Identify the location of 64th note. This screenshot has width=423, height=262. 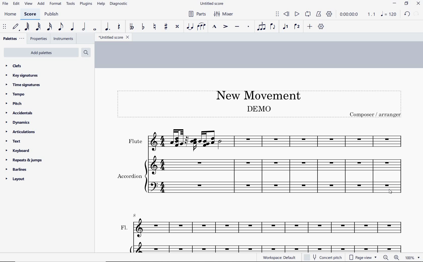
(27, 27).